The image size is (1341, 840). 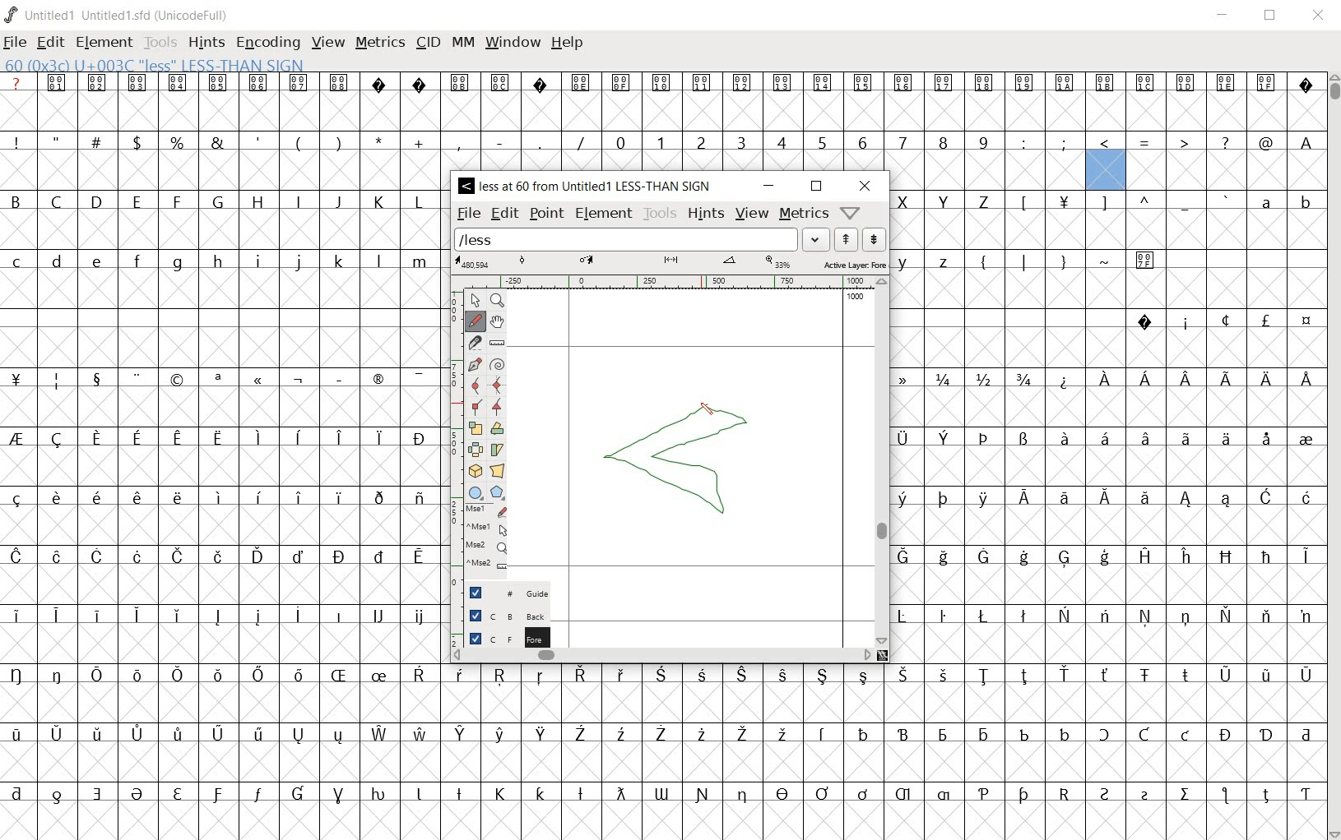 What do you see at coordinates (1223, 15) in the screenshot?
I see `minimize` at bounding box center [1223, 15].